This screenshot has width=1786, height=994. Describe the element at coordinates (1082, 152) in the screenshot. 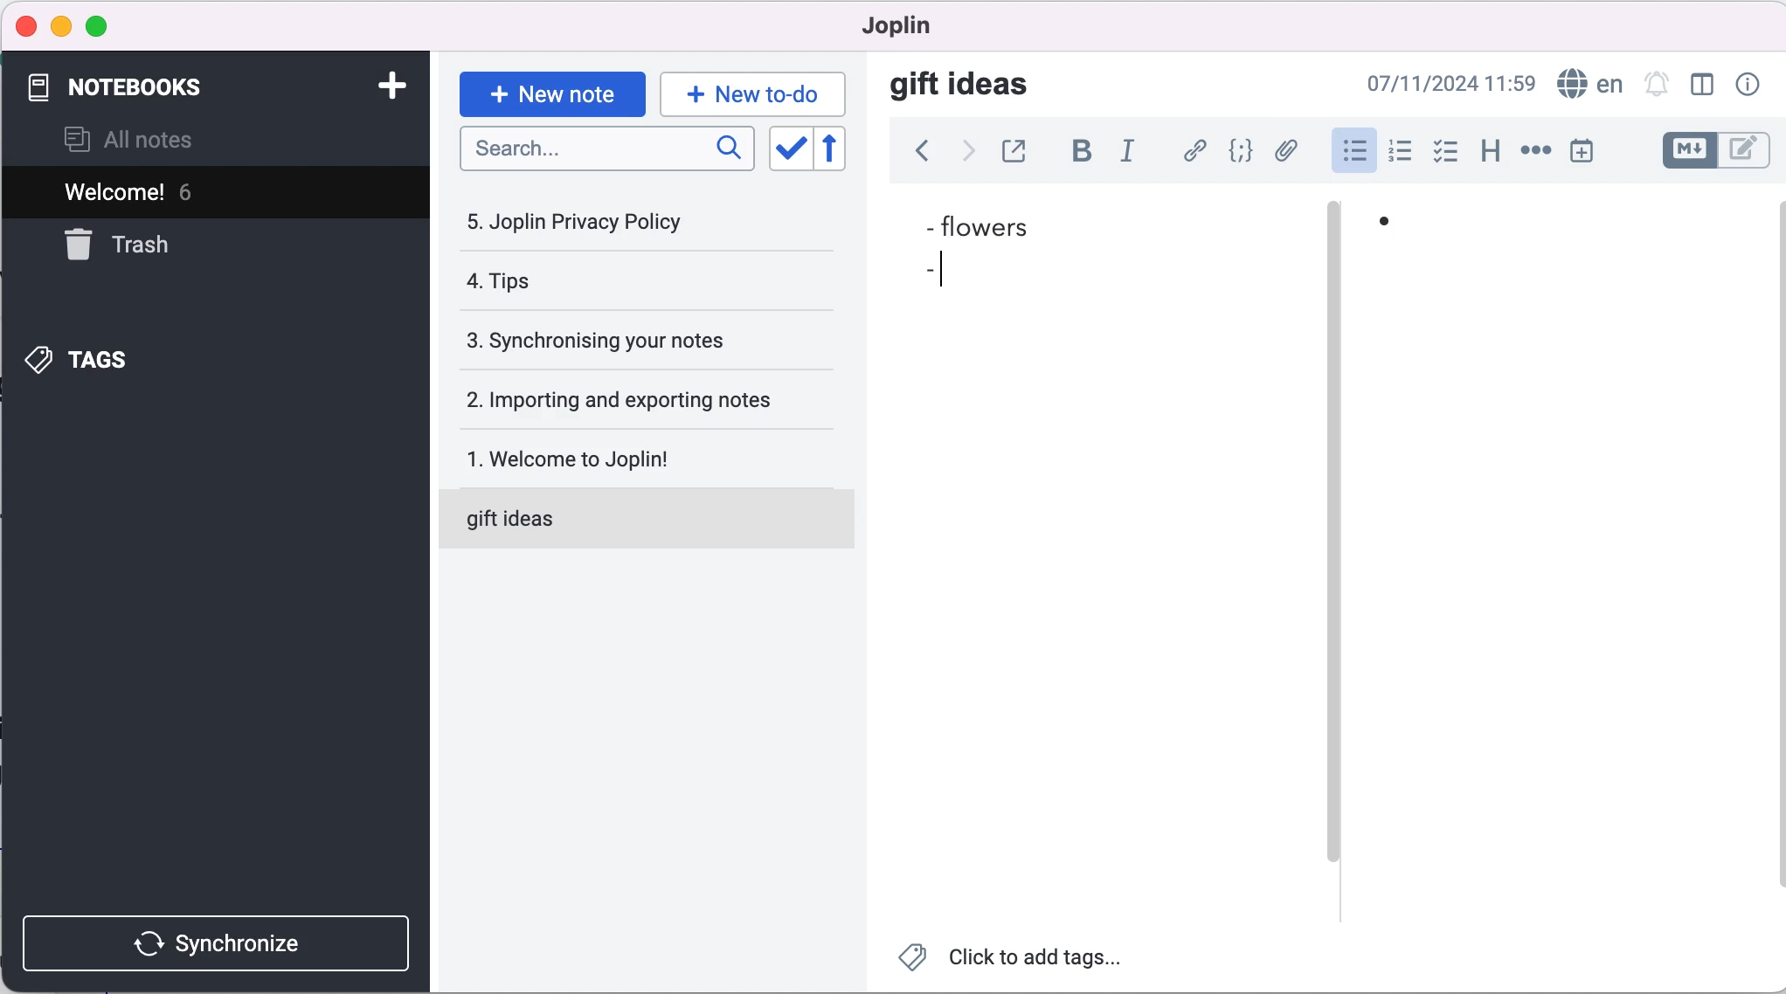

I see `bold` at that location.